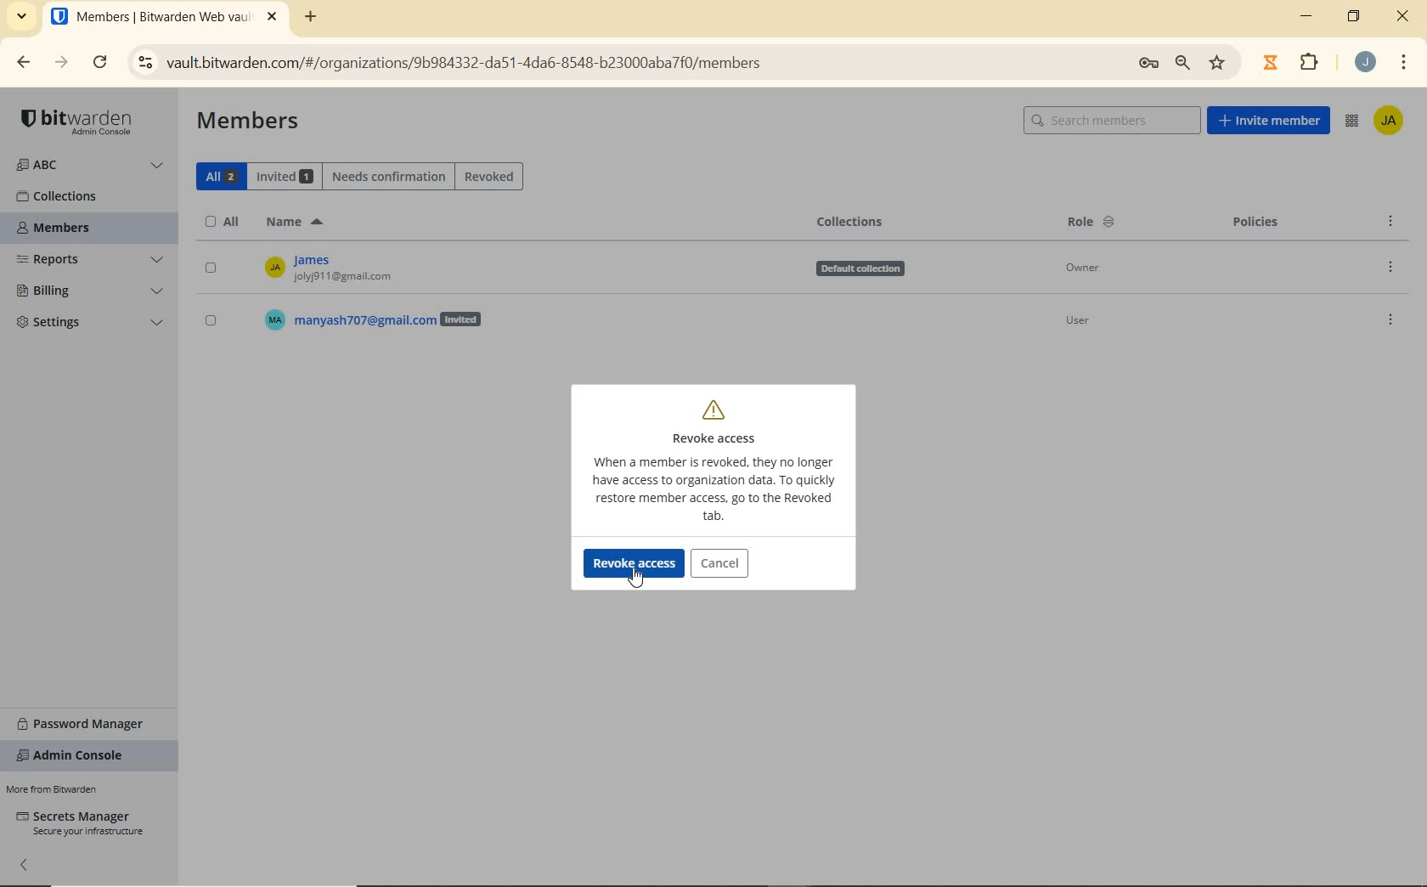  I want to click on ALL, so click(218, 175).